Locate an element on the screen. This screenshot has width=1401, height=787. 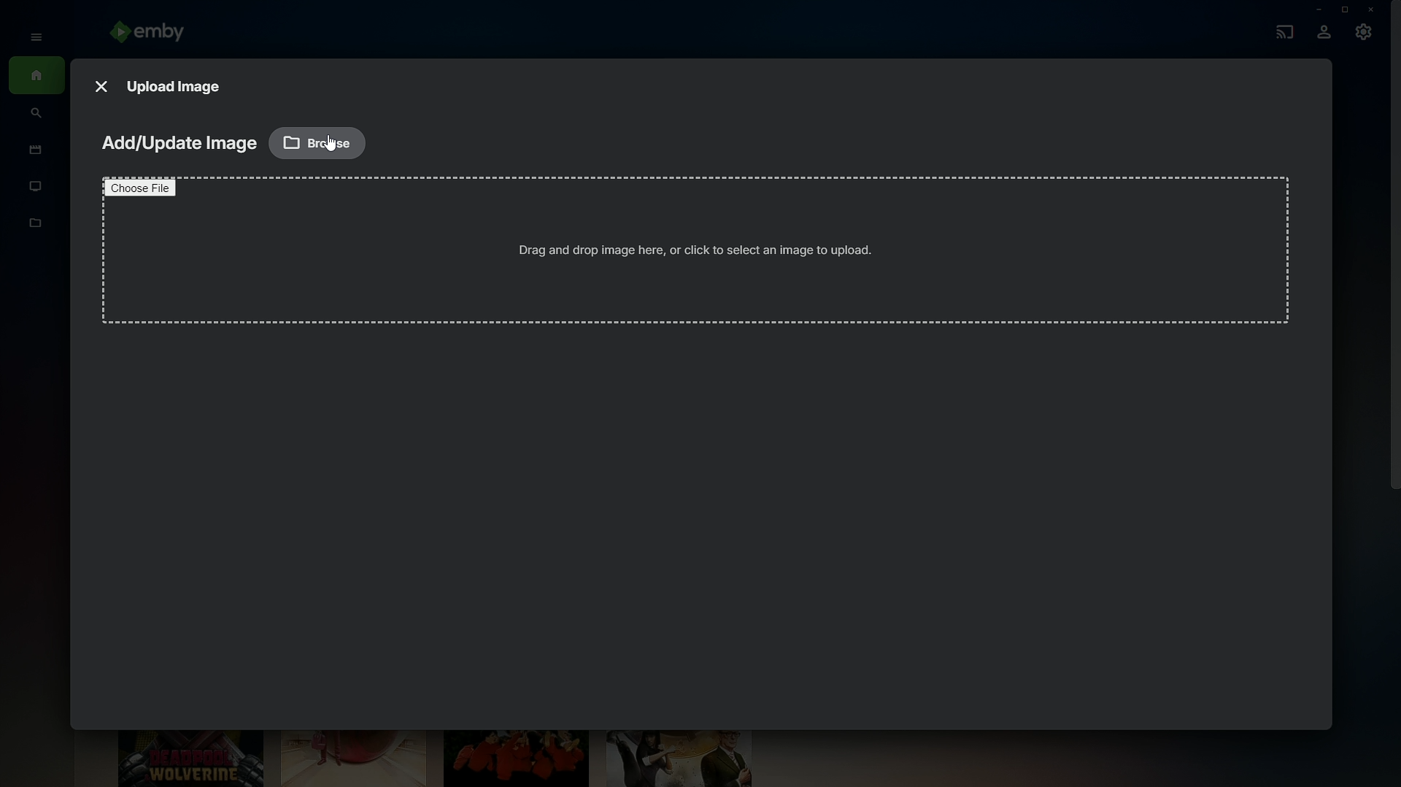
Cast is located at coordinates (1281, 30).